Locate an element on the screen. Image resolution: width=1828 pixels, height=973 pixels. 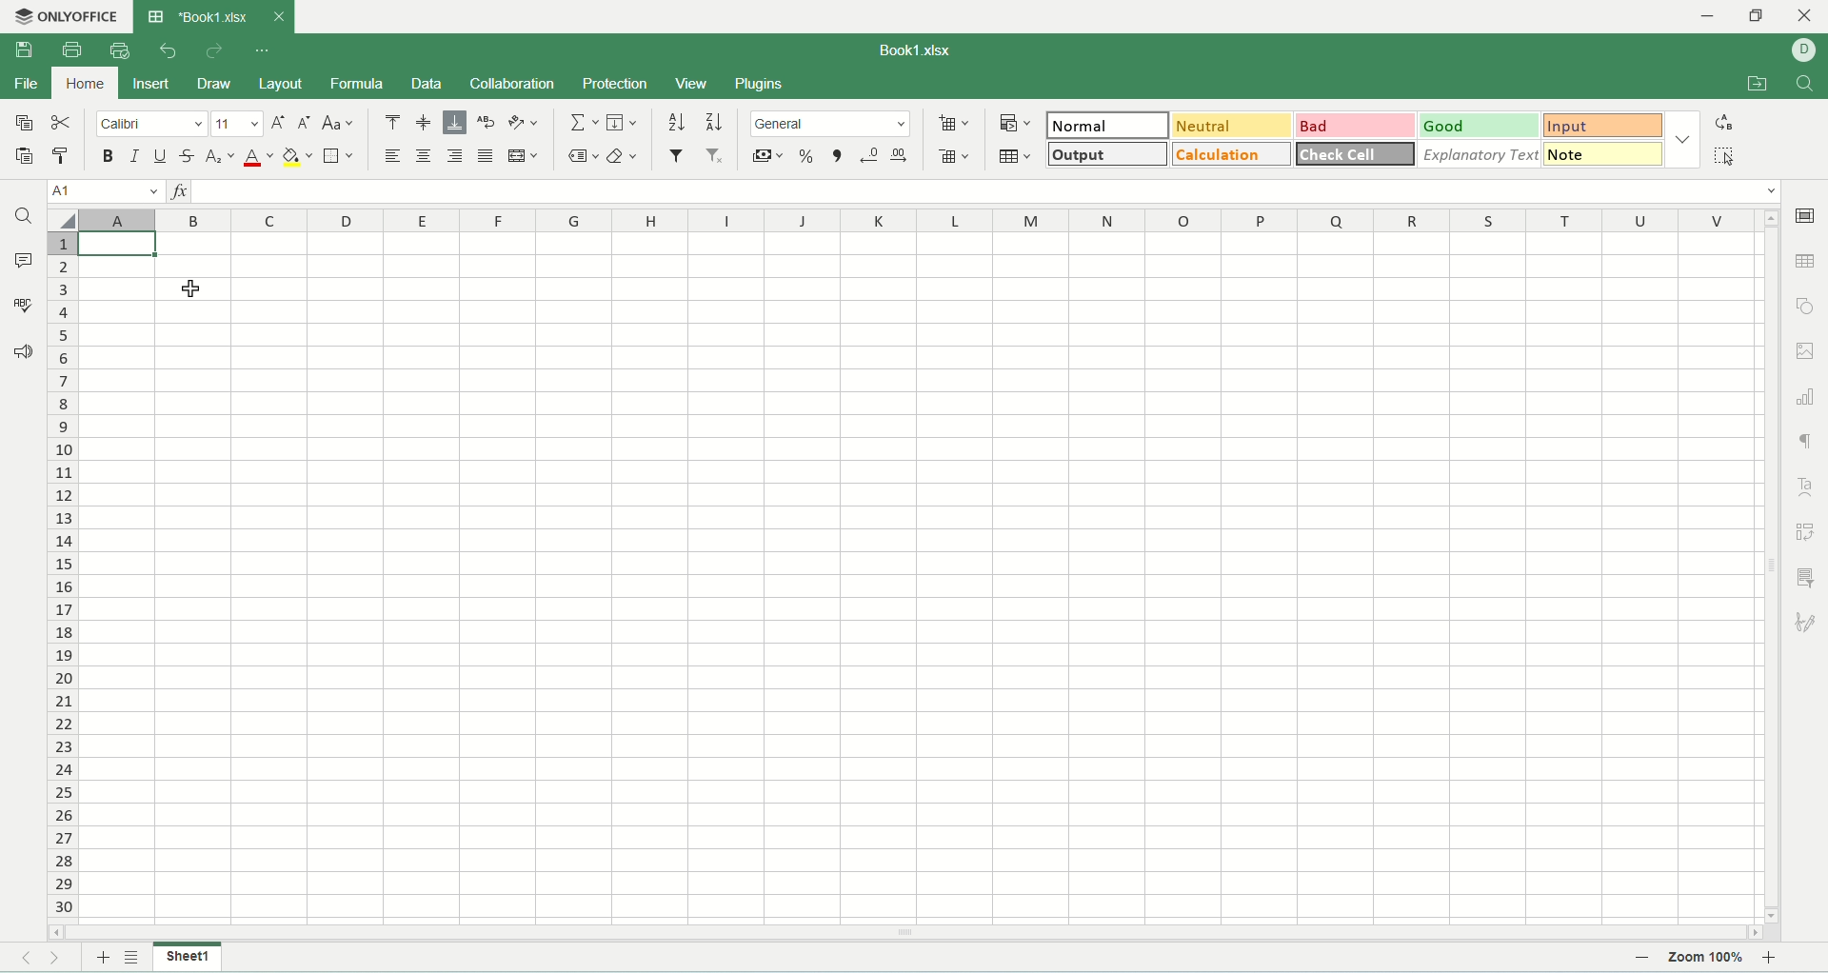
print is located at coordinates (71, 49).